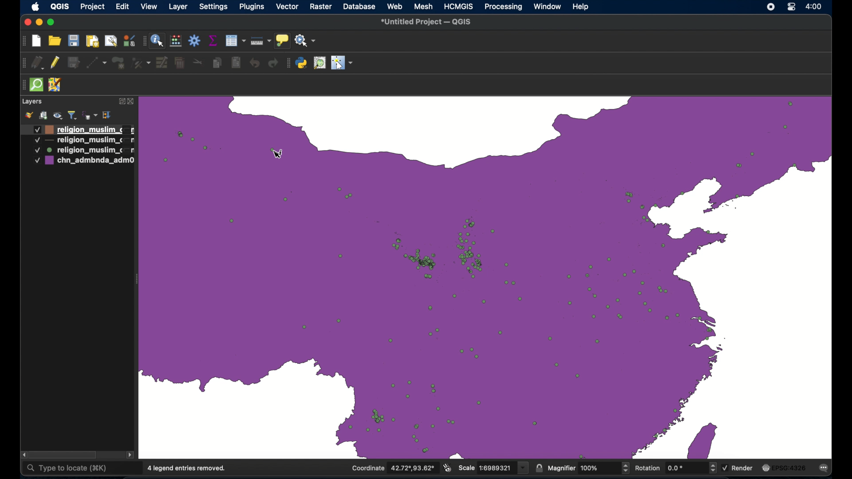  Describe the element at coordinates (581, 7) in the screenshot. I see `help` at that location.